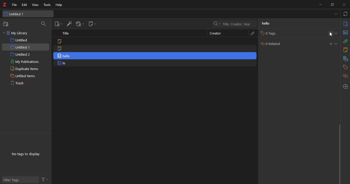 This screenshot has height=184, width=350. What do you see at coordinates (252, 33) in the screenshot?
I see `attach` at bounding box center [252, 33].